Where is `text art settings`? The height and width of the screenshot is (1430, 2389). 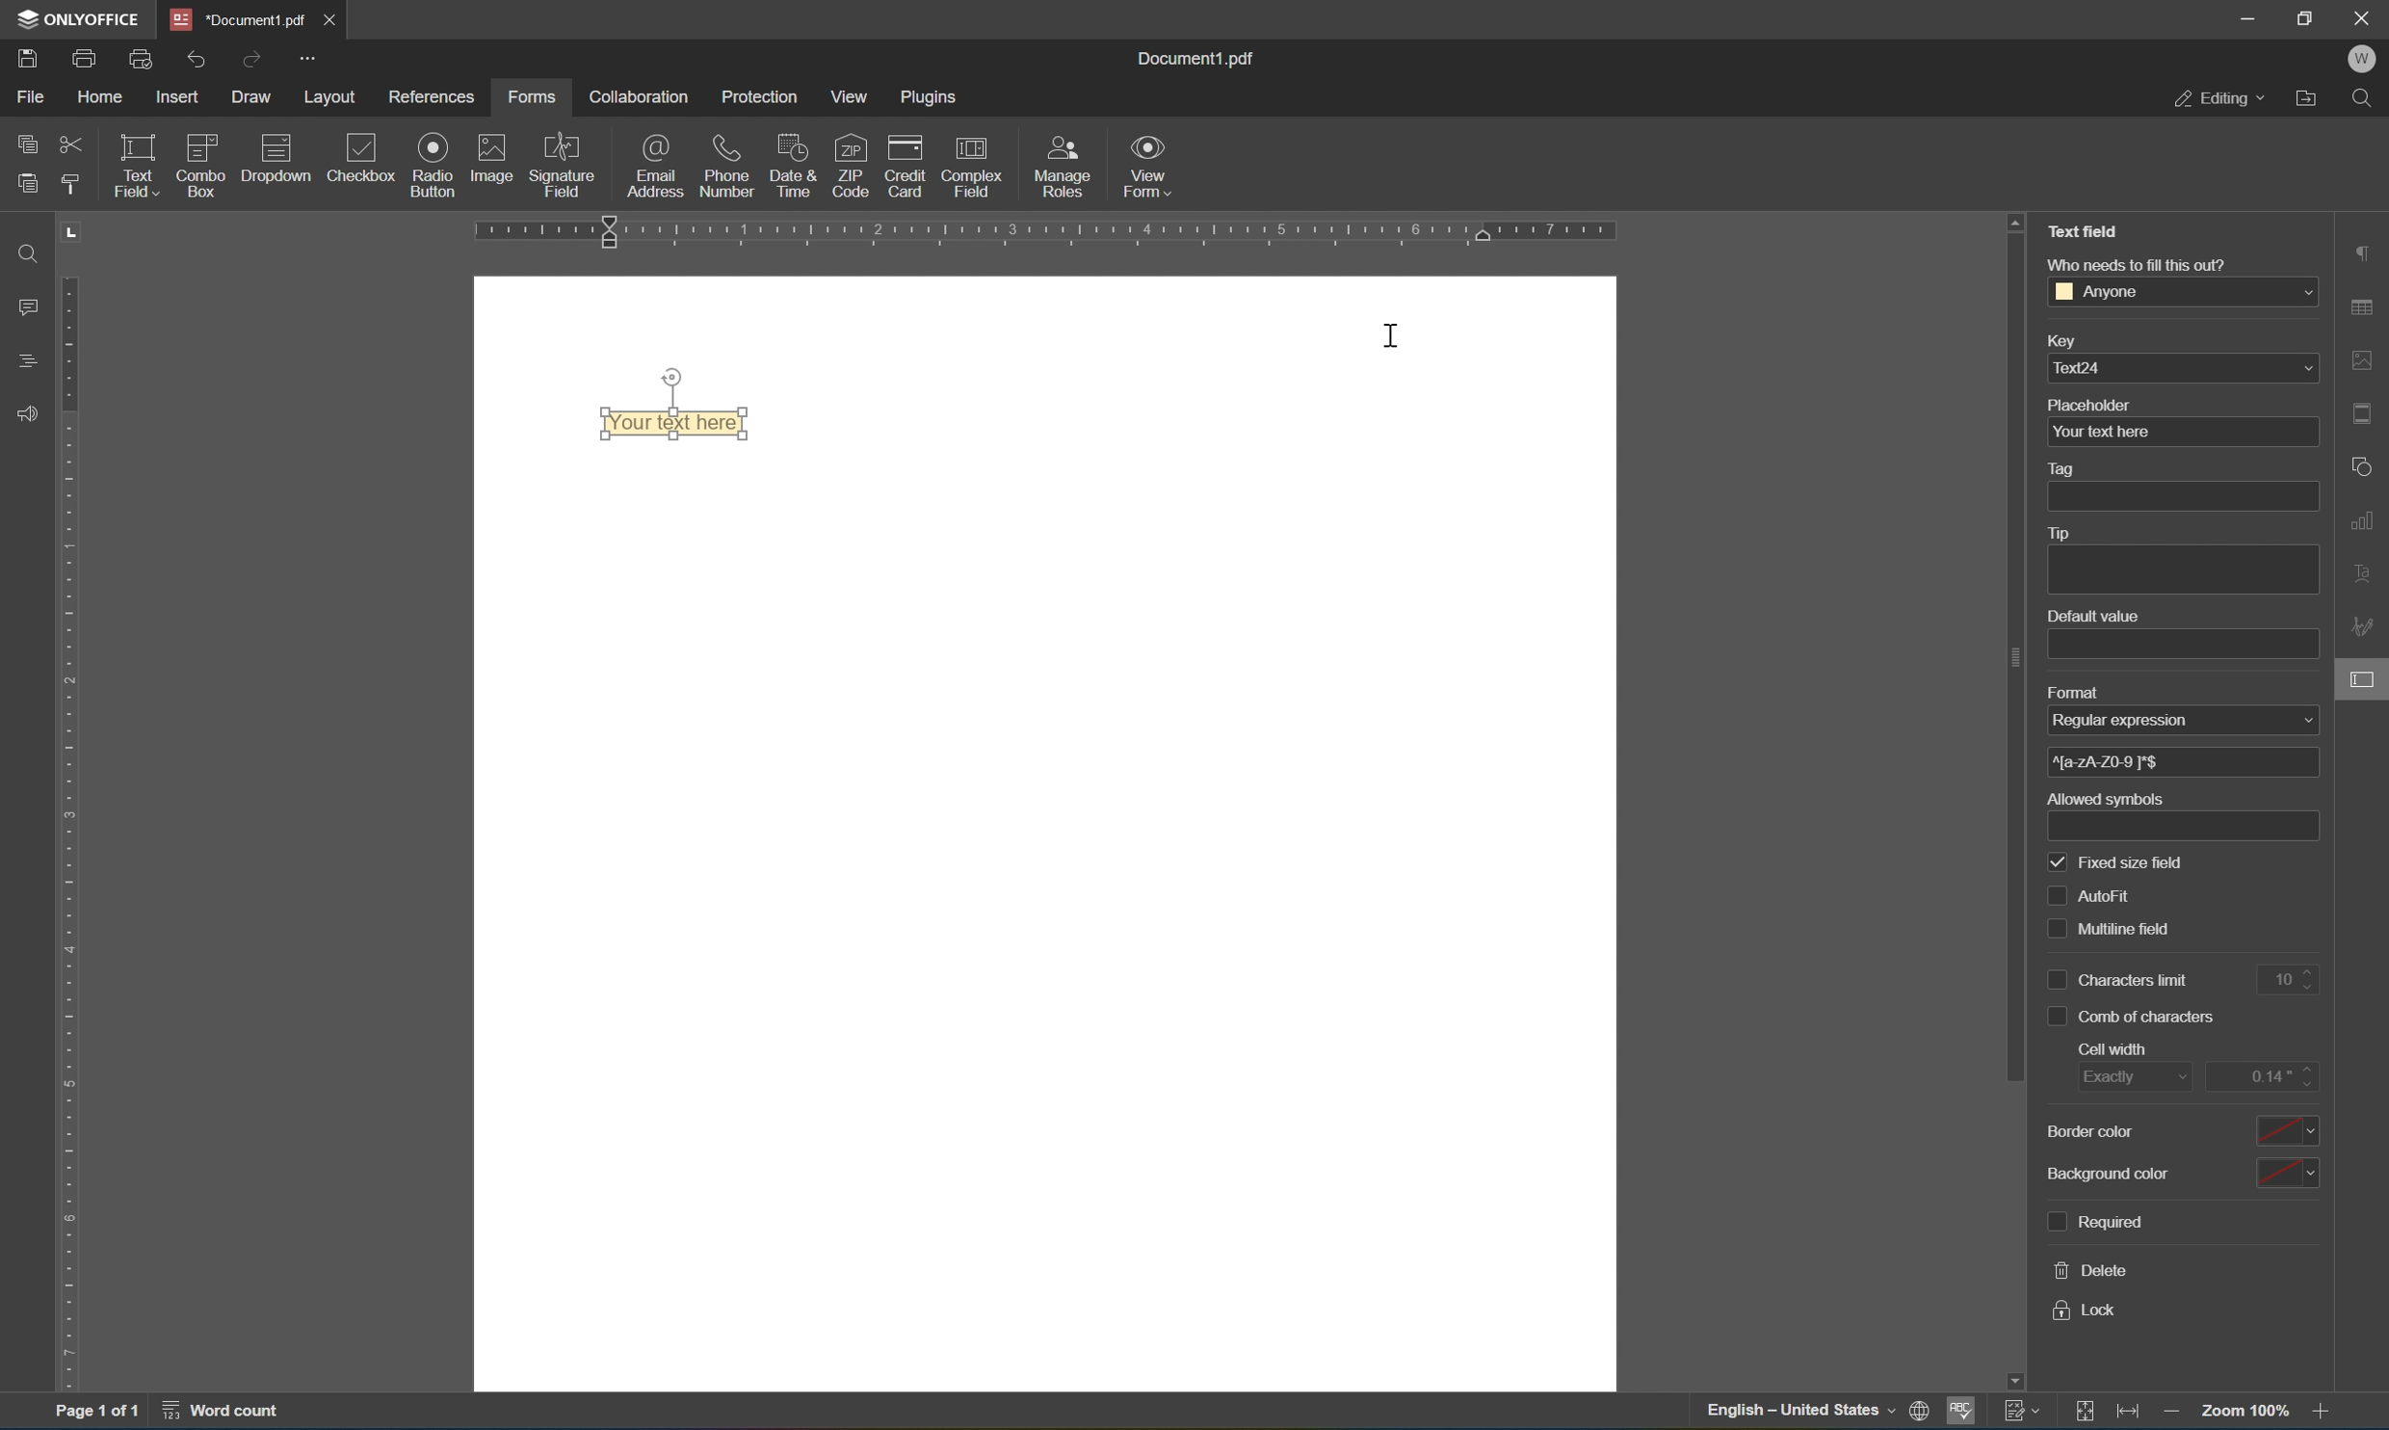
text art settings is located at coordinates (2365, 570).